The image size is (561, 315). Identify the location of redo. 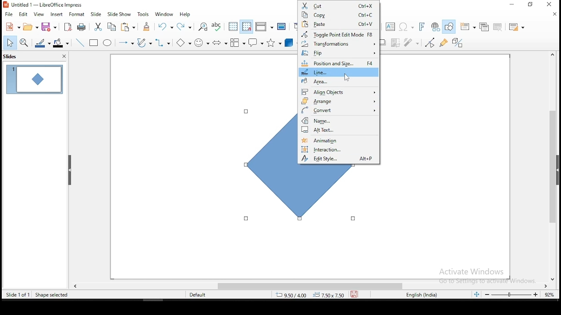
(185, 26).